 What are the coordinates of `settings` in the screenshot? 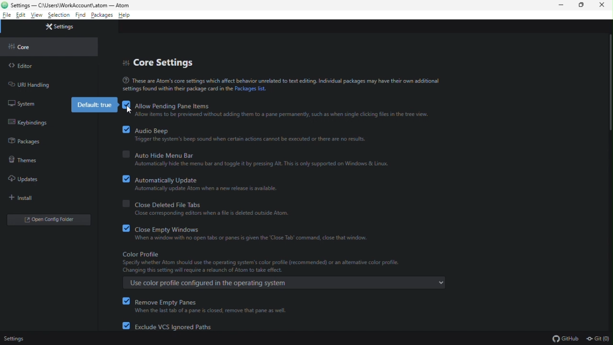 It's located at (63, 27).